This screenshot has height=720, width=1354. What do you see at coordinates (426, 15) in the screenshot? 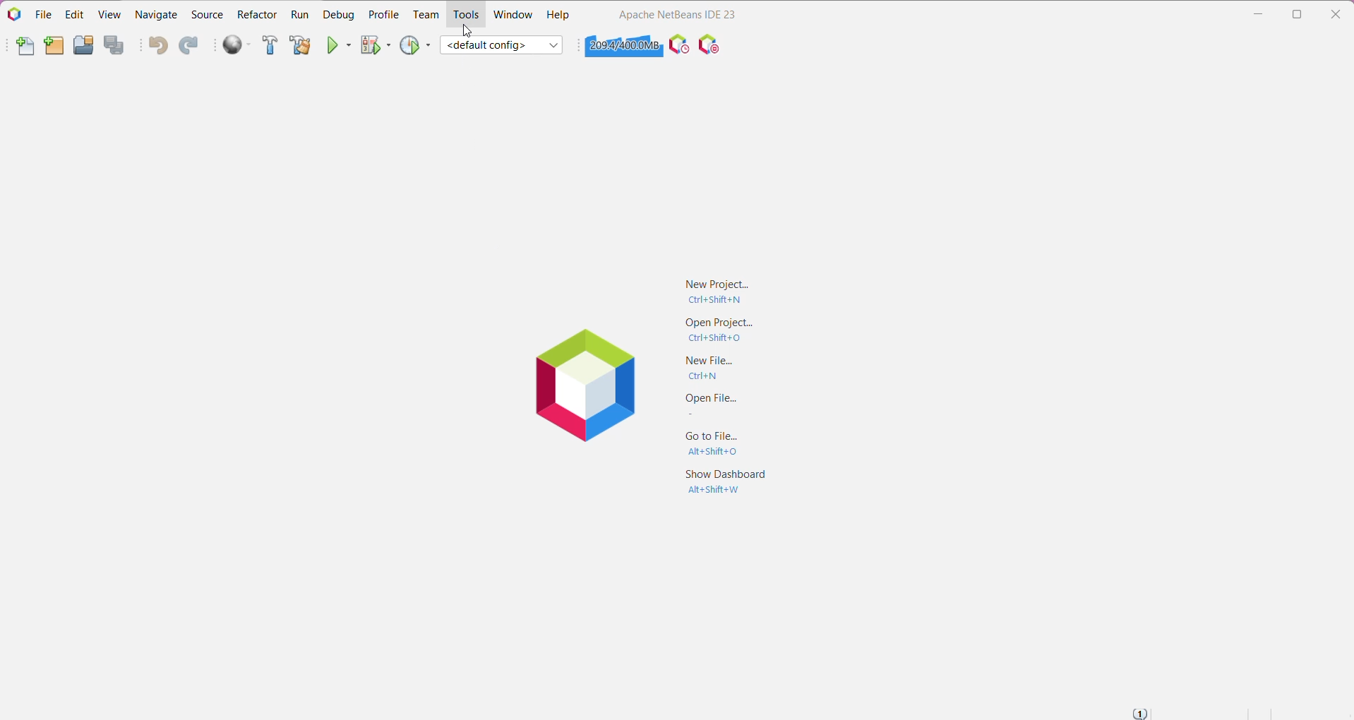
I see `Team` at bounding box center [426, 15].